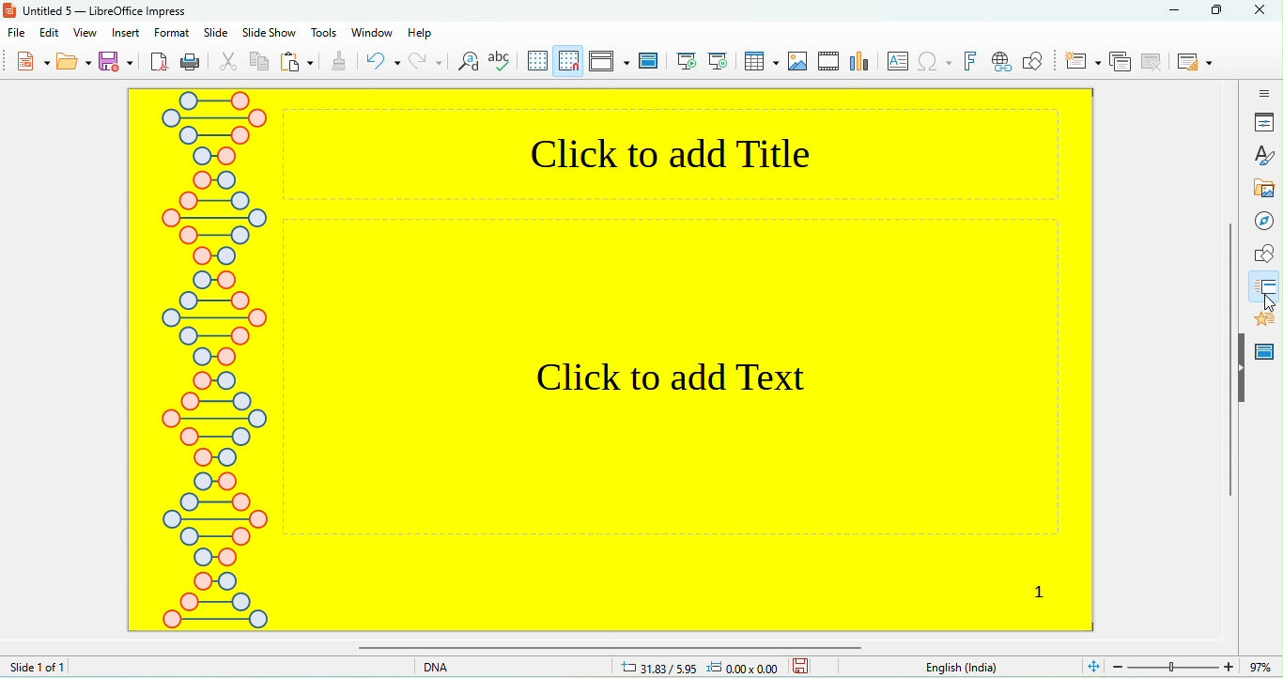  Describe the element at coordinates (211, 360) in the screenshot. I see `DNA theme on slide` at that location.